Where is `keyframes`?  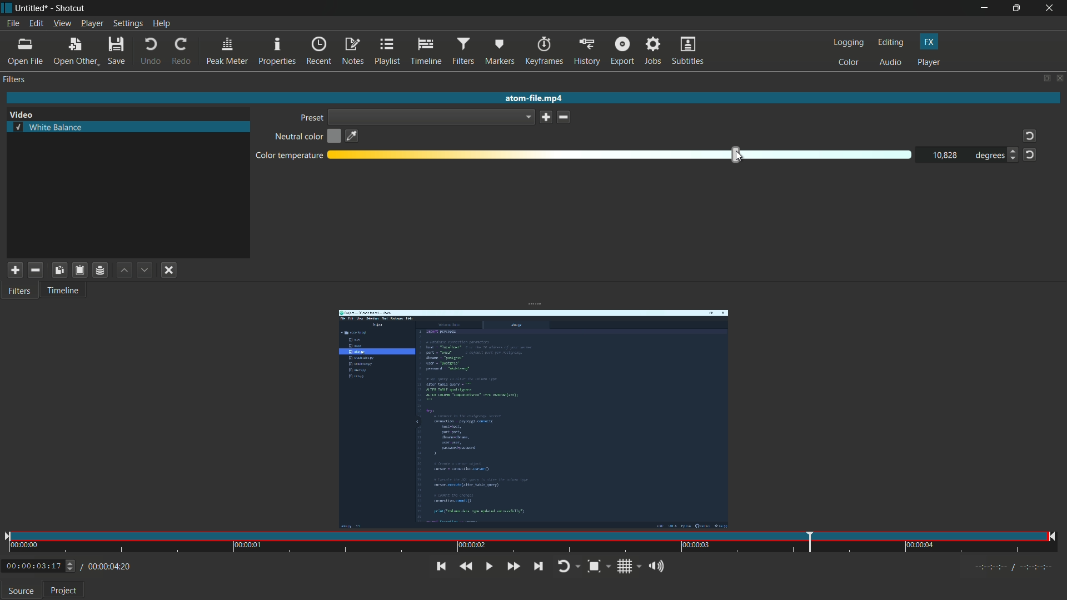
keyframes is located at coordinates (545, 51).